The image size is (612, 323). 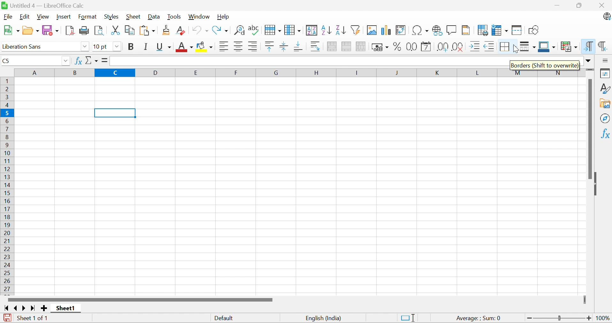 What do you see at coordinates (85, 30) in the screenshot?
I see `Print` at bounding box center [85, 30].